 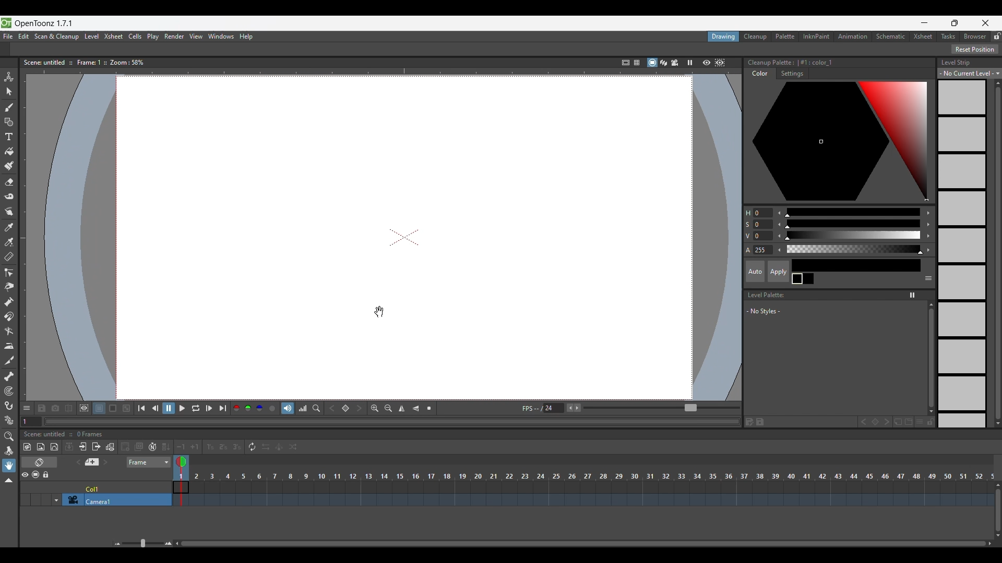 I want to click on Quick vertical slide to the top, so click(x=931, y=304).